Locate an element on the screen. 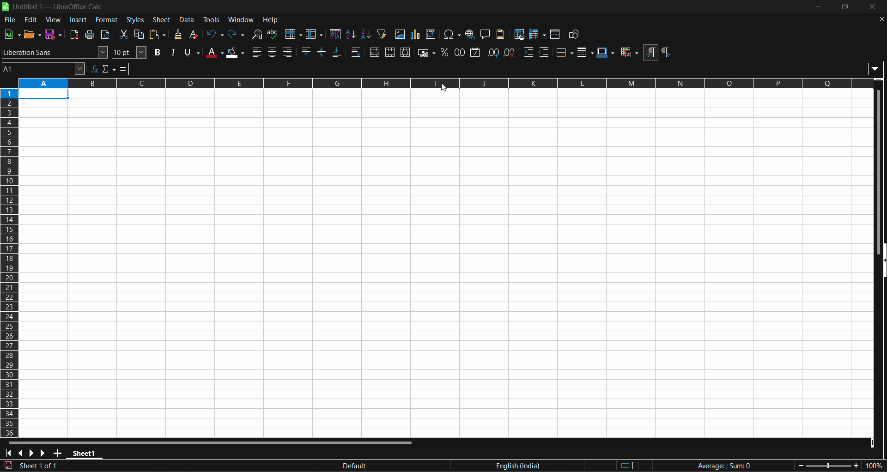 This screenshot has width=887, height=472. open is located at coordinates (32, 34).